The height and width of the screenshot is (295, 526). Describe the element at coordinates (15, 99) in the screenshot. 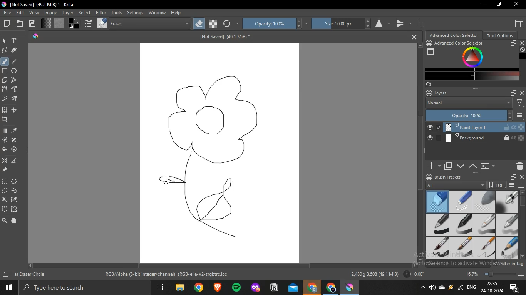

I see `multiple brush tool` at that location.